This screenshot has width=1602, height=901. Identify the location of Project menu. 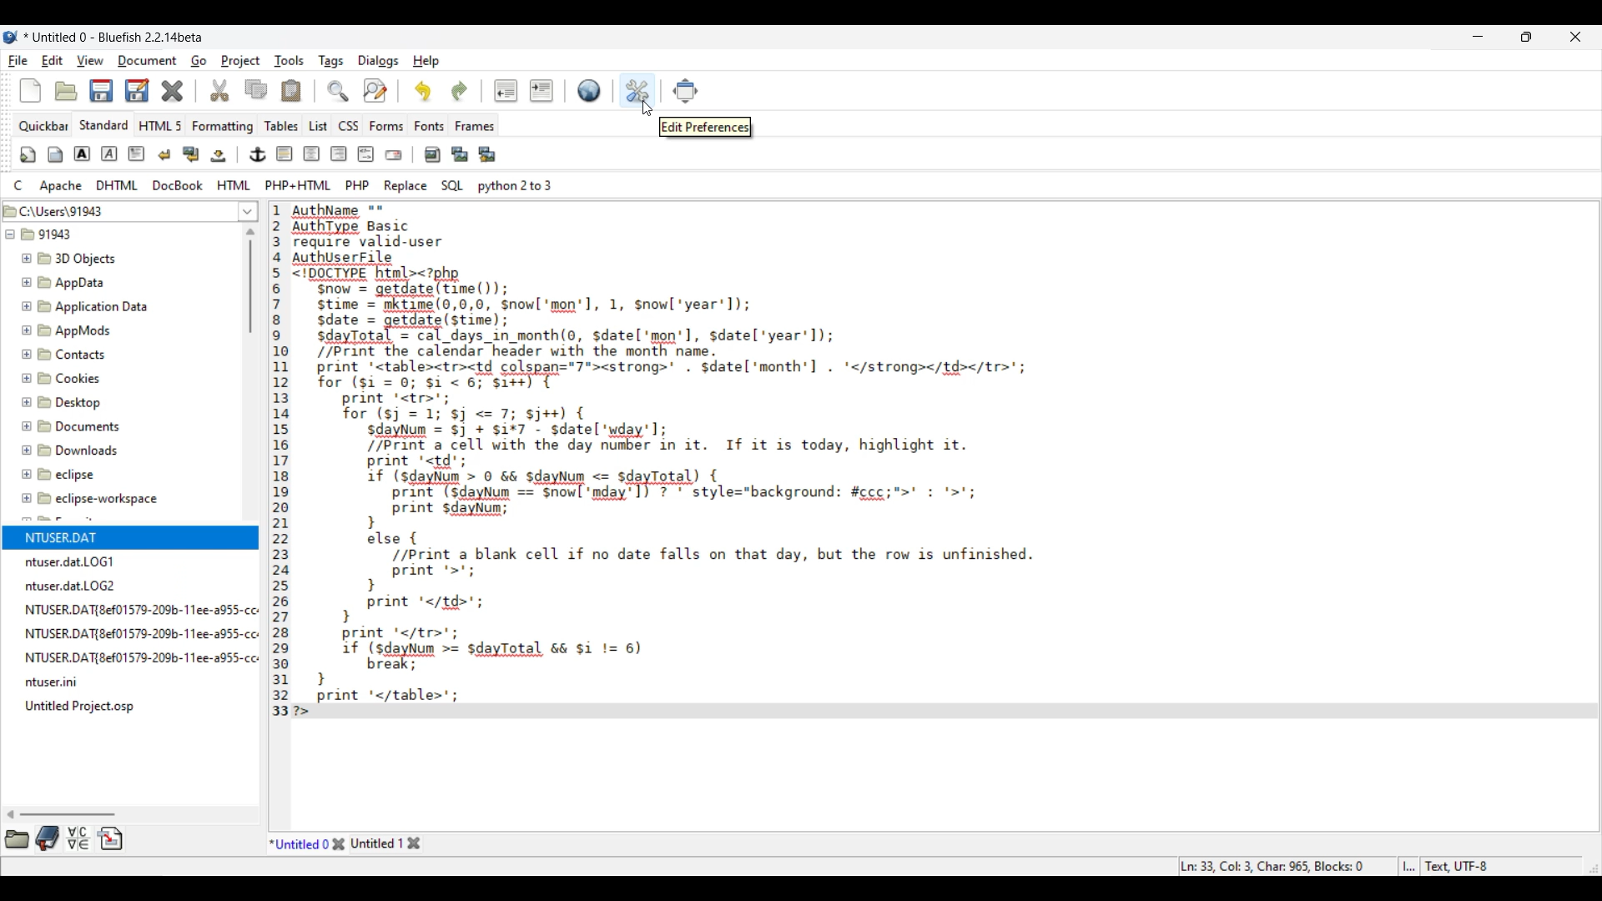
(240, 61).